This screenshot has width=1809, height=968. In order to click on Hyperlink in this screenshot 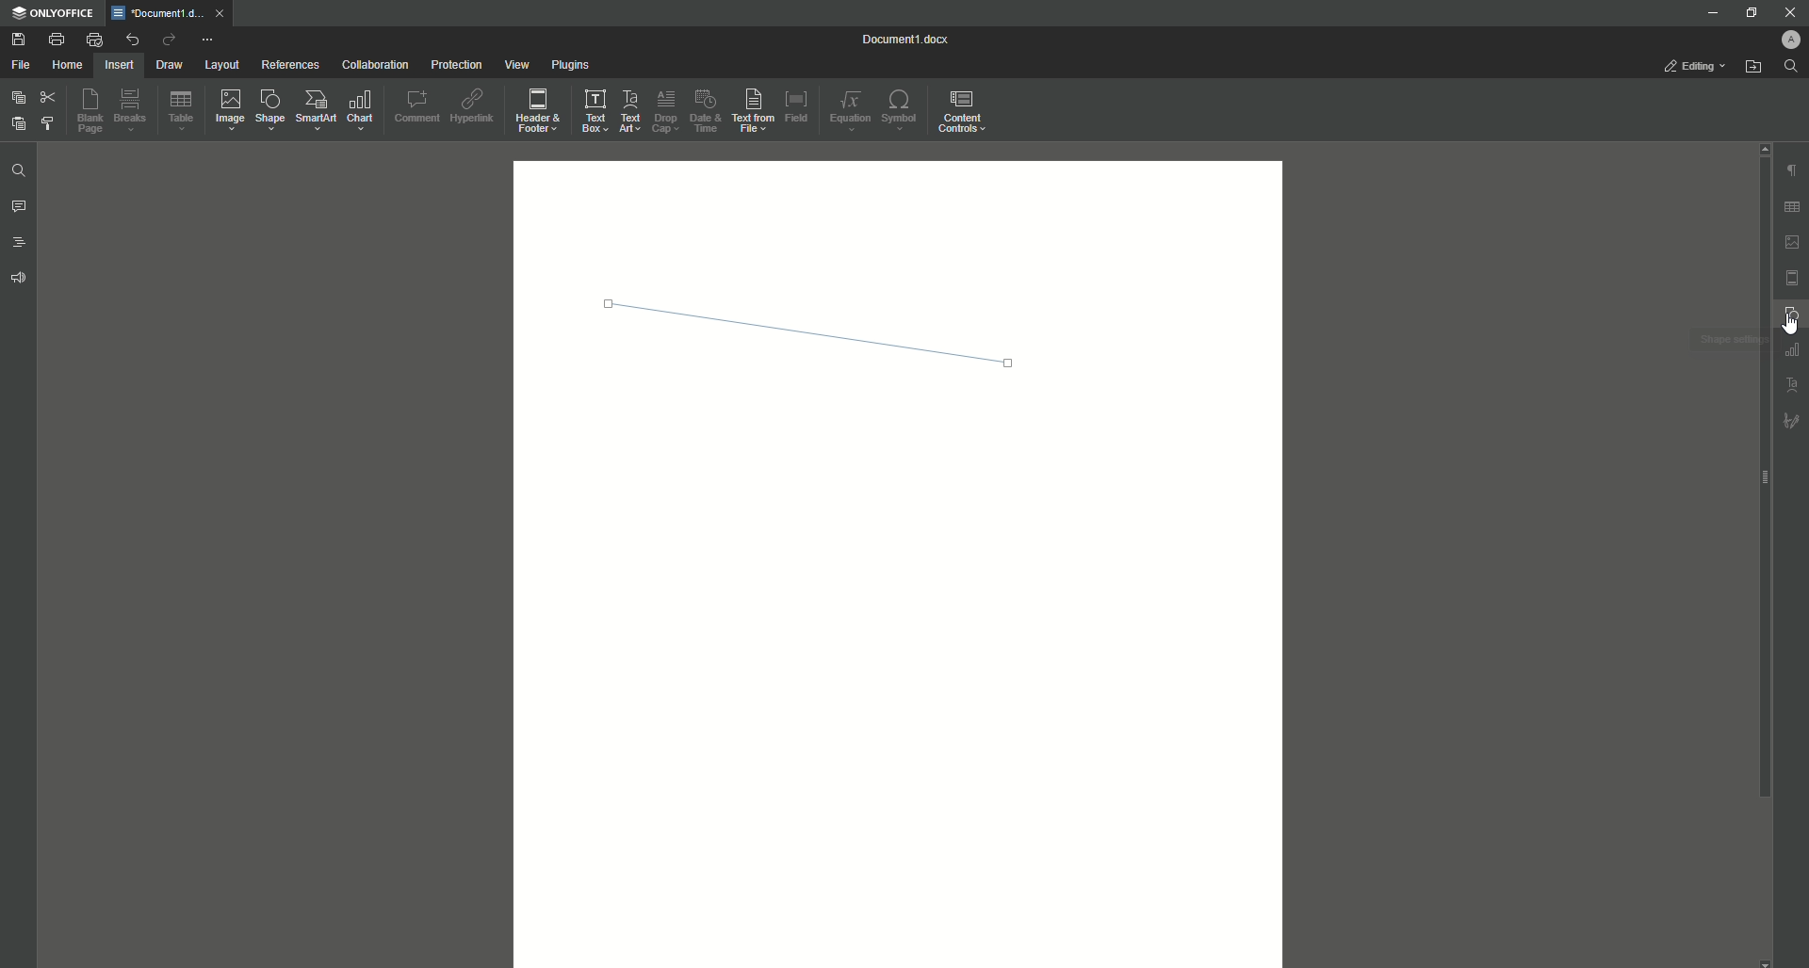, I will do `click(474, 107)`.